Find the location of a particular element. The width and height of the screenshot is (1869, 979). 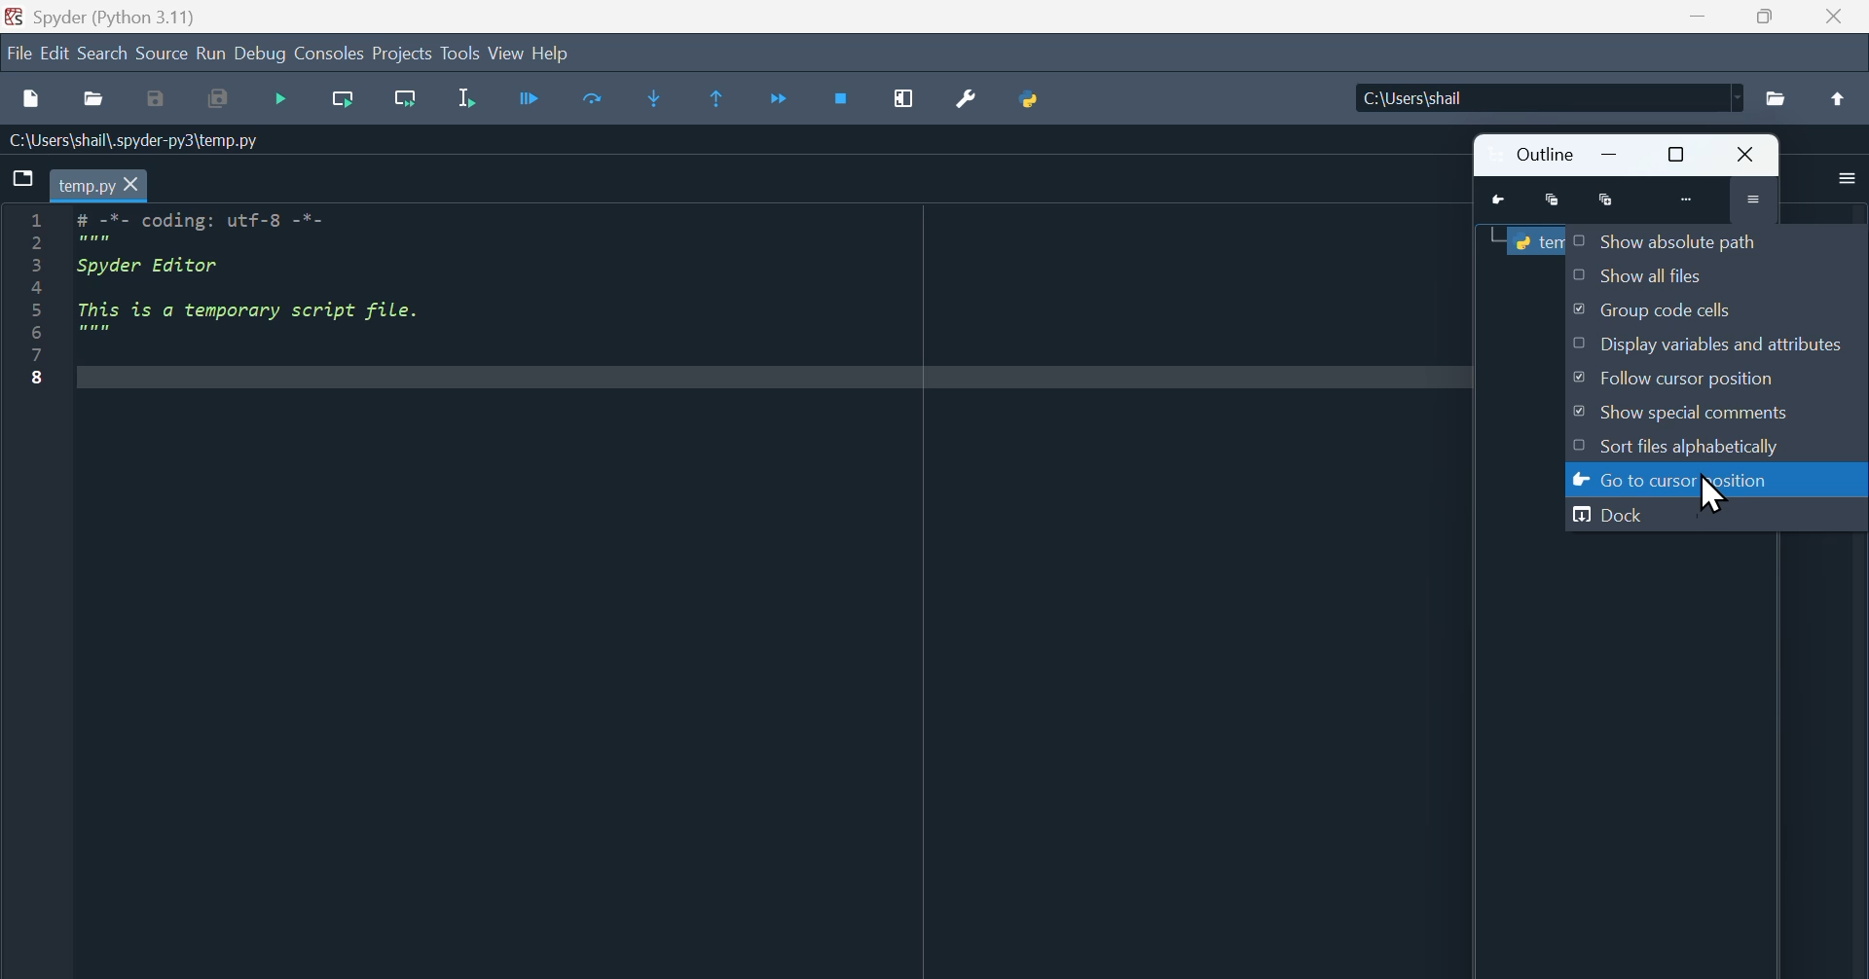

Run selection is located at coordinates (465, 97).